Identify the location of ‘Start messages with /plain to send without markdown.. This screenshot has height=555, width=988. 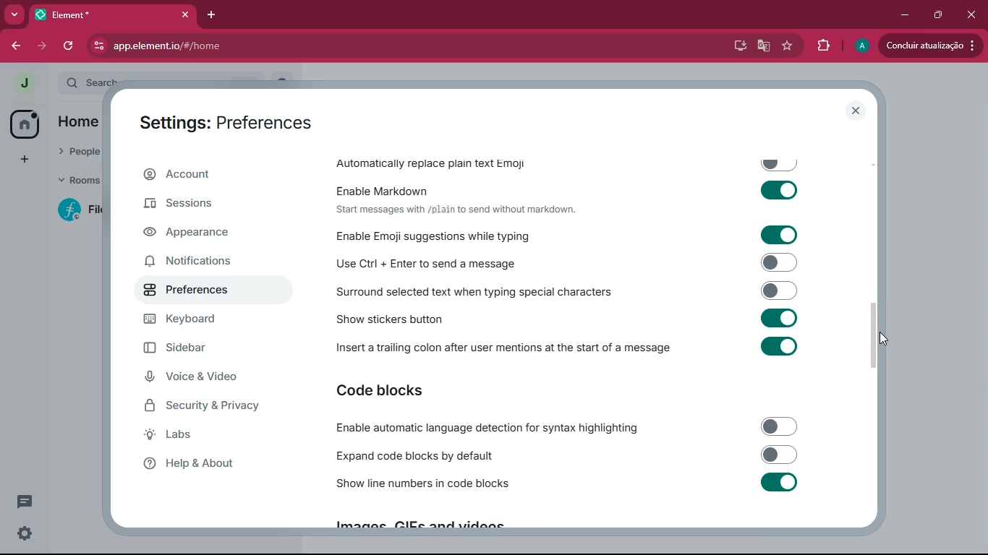
(461, 210).